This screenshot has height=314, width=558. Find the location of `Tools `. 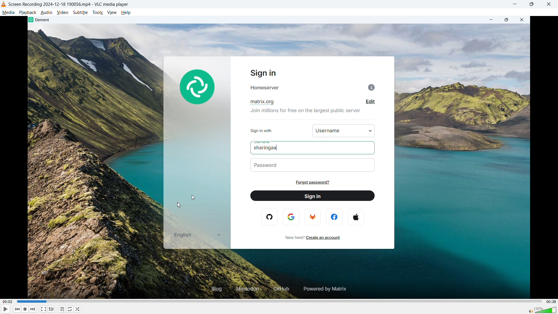

Tools  is located at coordinates (98, 13).